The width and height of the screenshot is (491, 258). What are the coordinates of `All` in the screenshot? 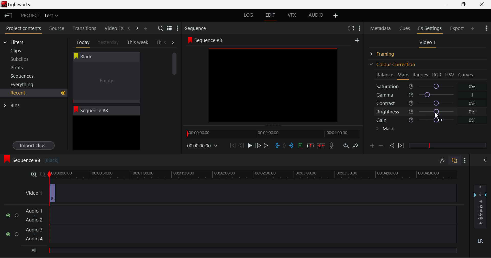 It's located at (35, 250).